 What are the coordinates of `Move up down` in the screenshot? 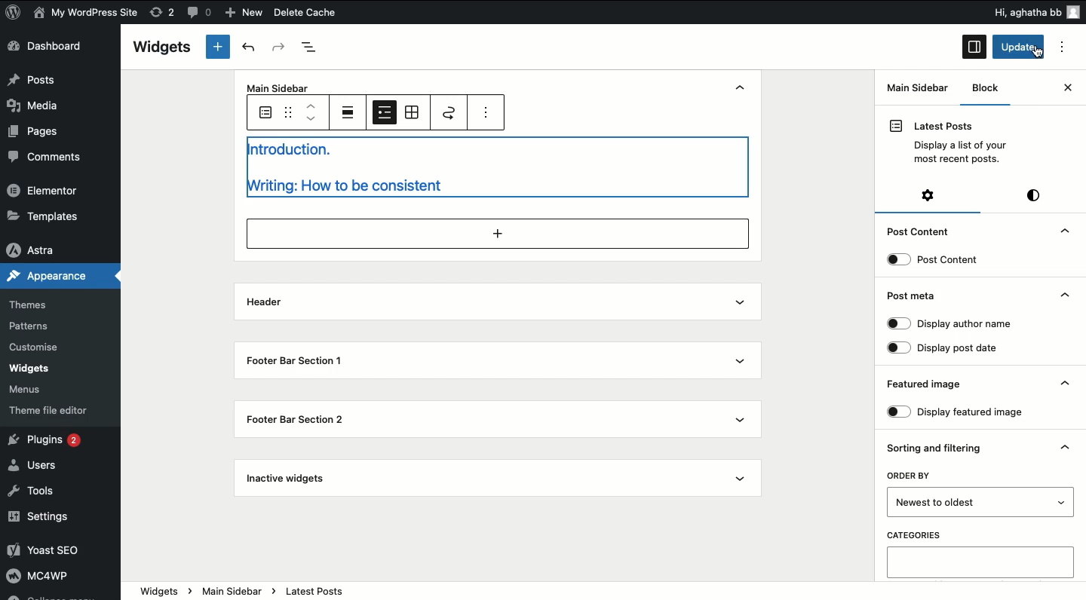 It's located at (311, 113).